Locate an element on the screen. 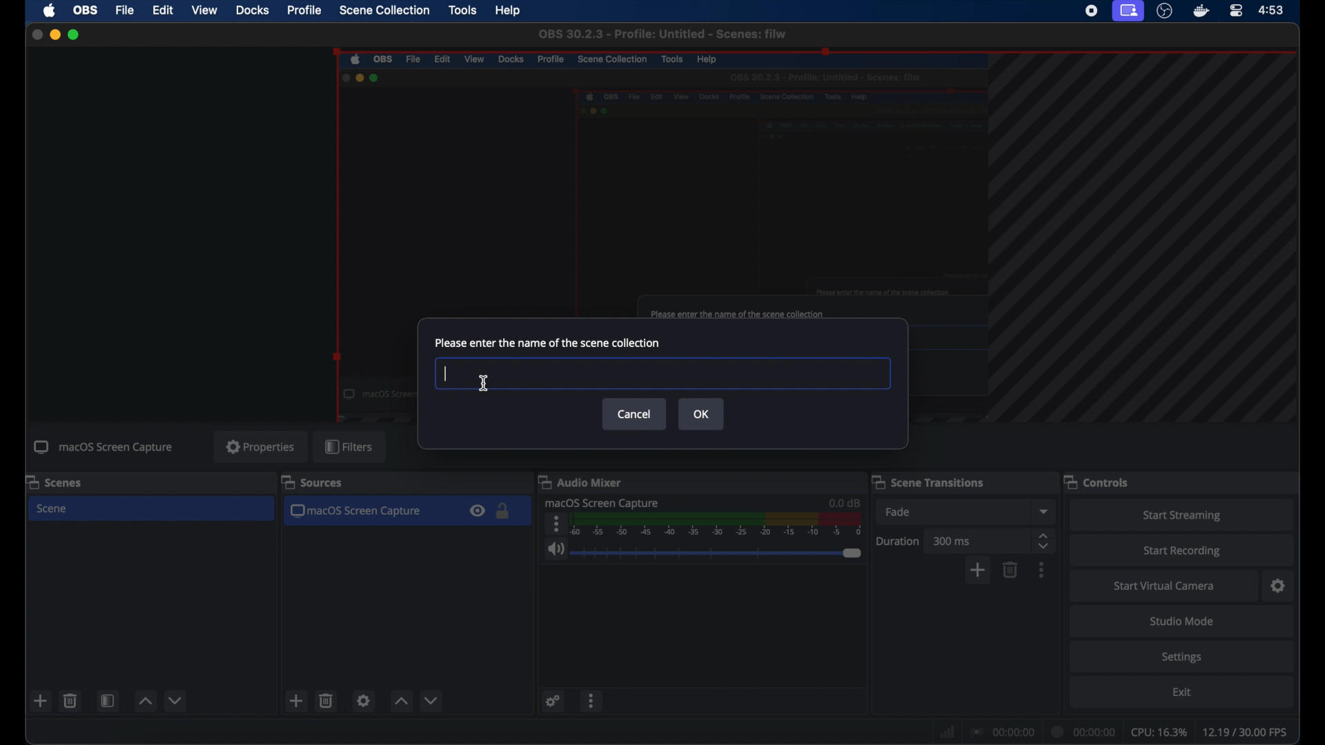  cancel is located at coordinates (635, 414).